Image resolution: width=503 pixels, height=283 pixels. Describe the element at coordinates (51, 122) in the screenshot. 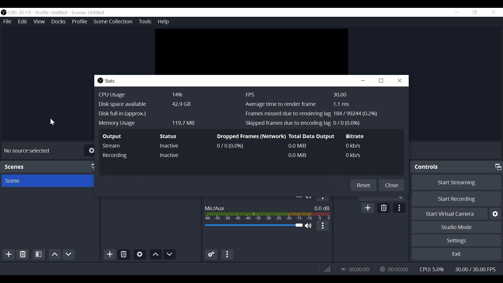

I see `Cursor` at that location.